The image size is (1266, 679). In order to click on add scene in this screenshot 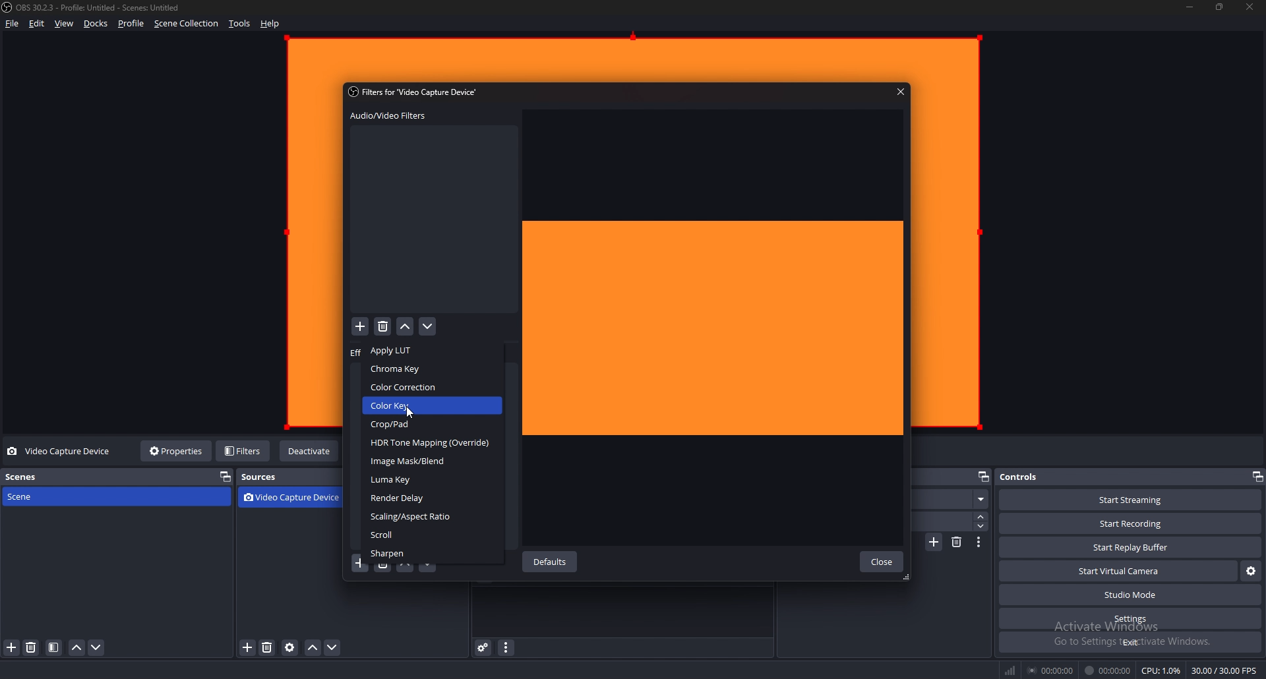, I will do `click(12, 648)`.